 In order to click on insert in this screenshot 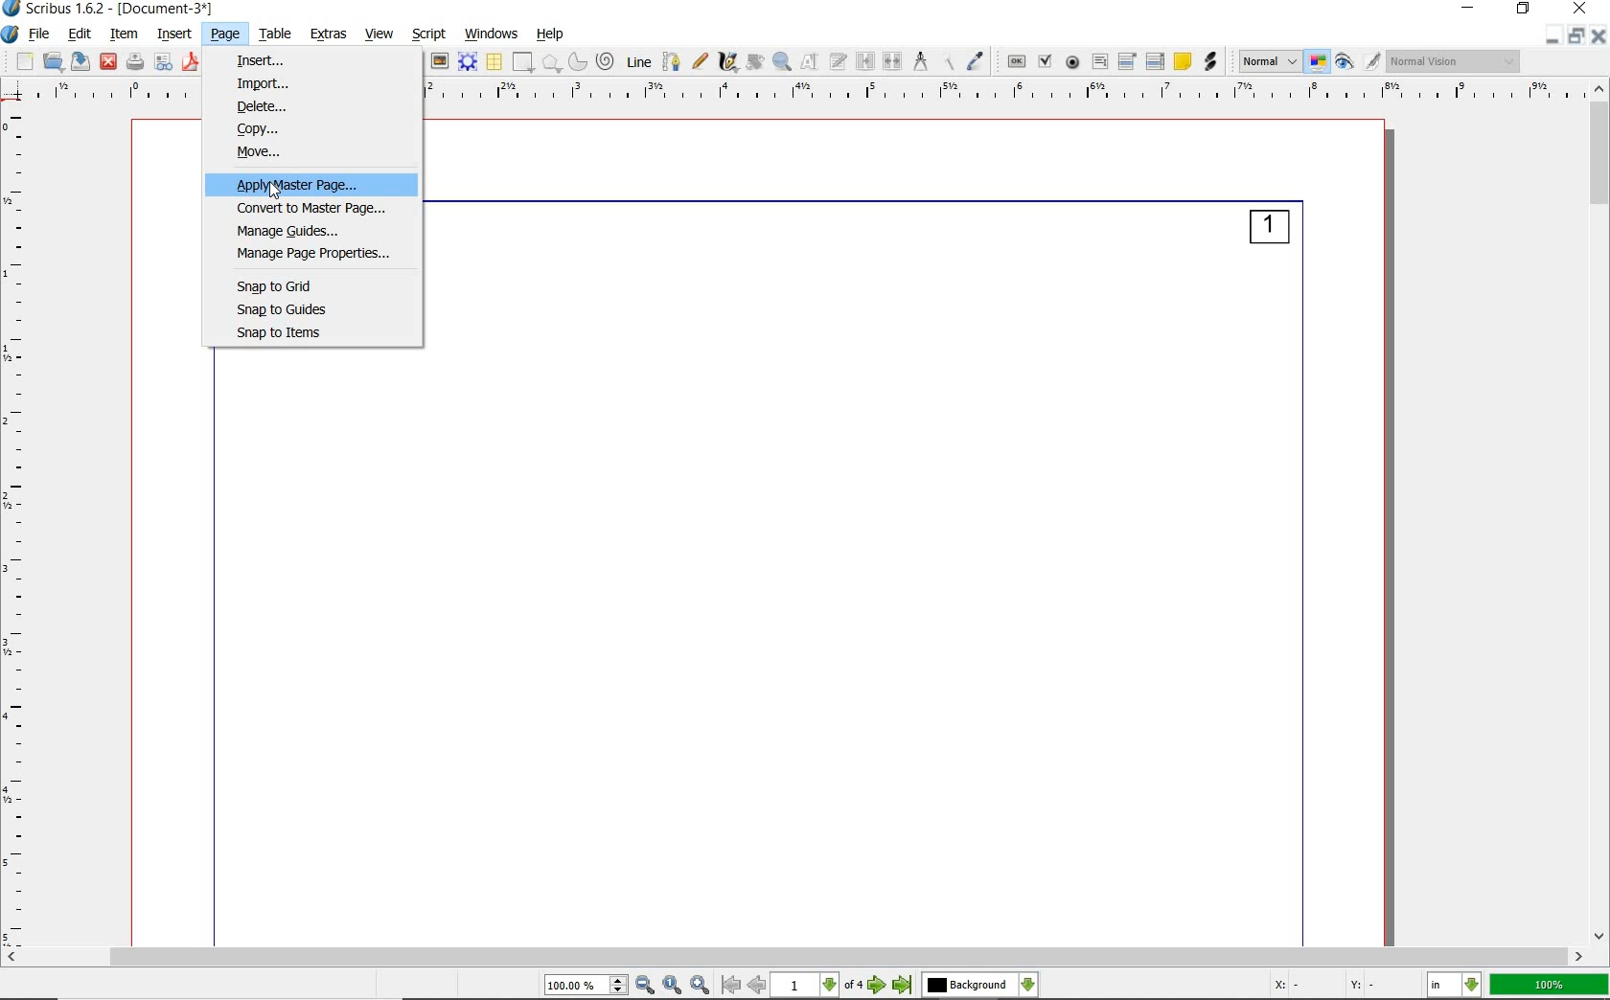, I will do `click(264, 60)`.